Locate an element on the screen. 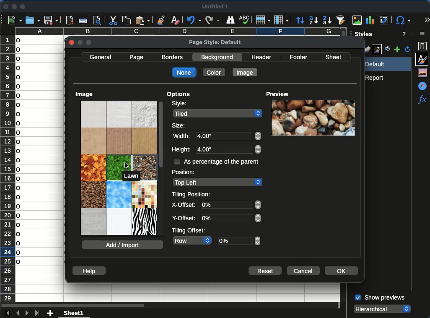 The image size is (430, 318). styles is located at coordinates (363, 35).